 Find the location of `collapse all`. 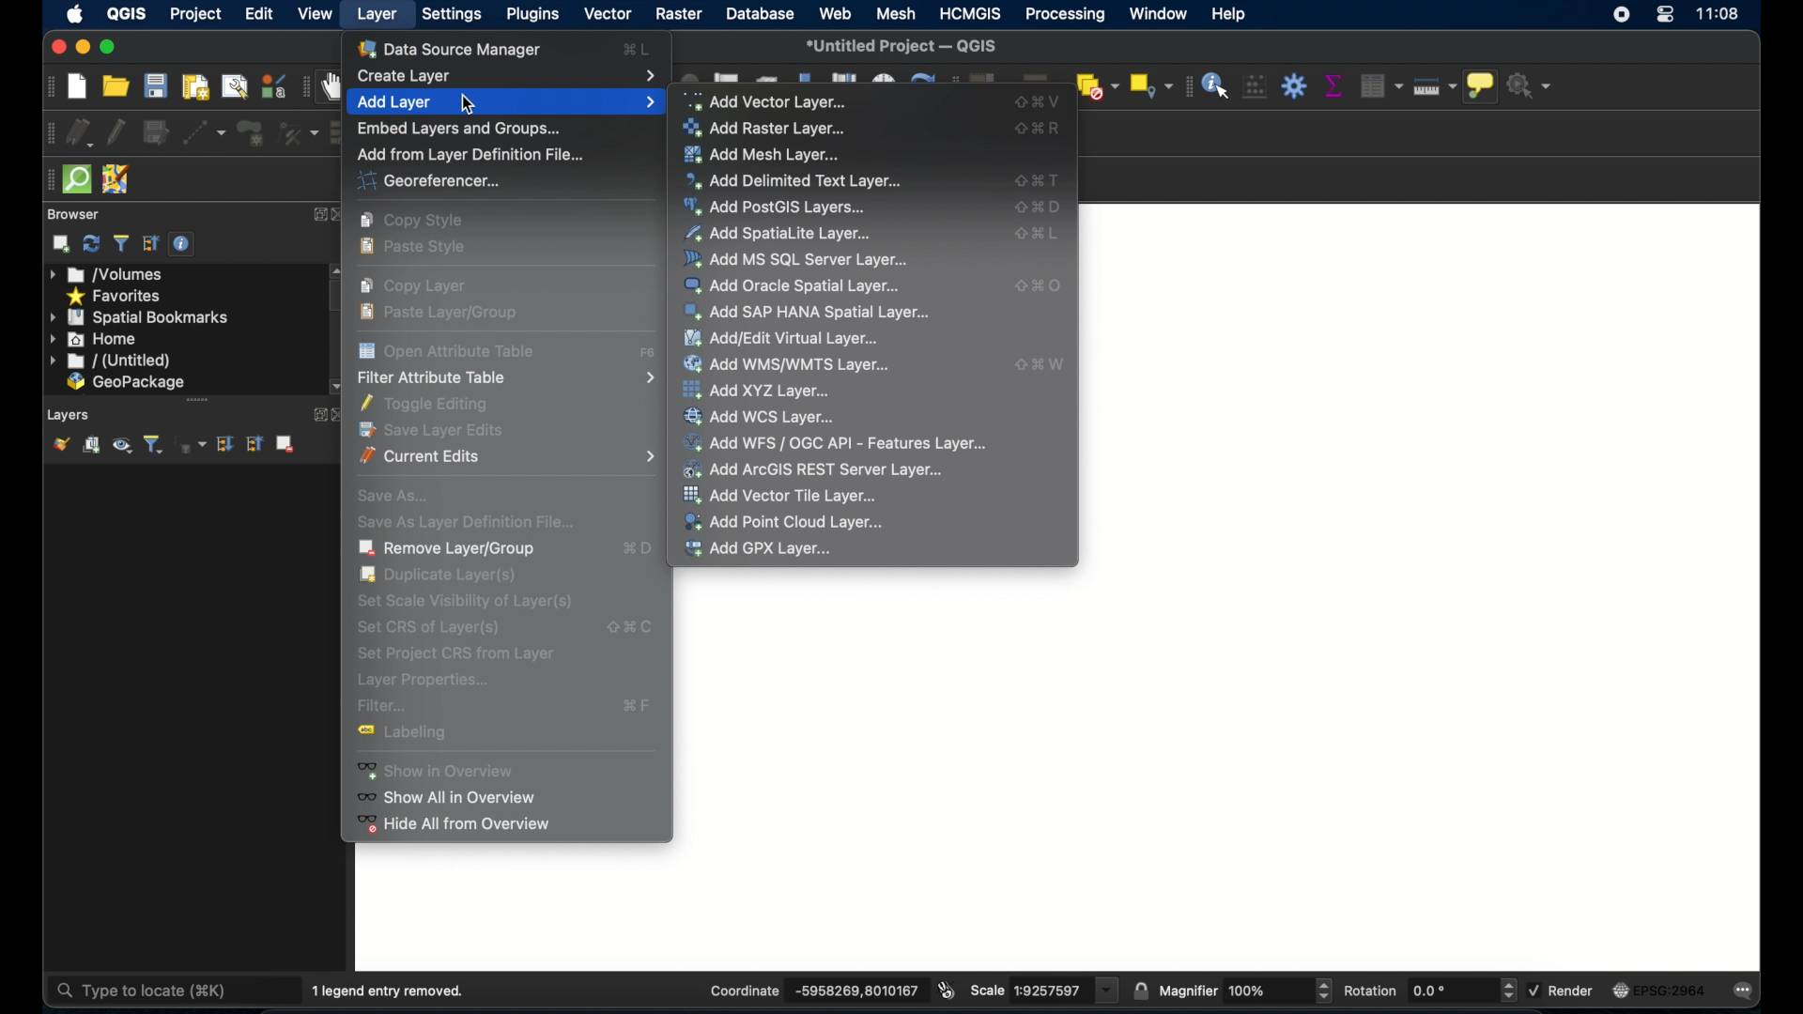

collapse all is located at coordinates (257, 443).